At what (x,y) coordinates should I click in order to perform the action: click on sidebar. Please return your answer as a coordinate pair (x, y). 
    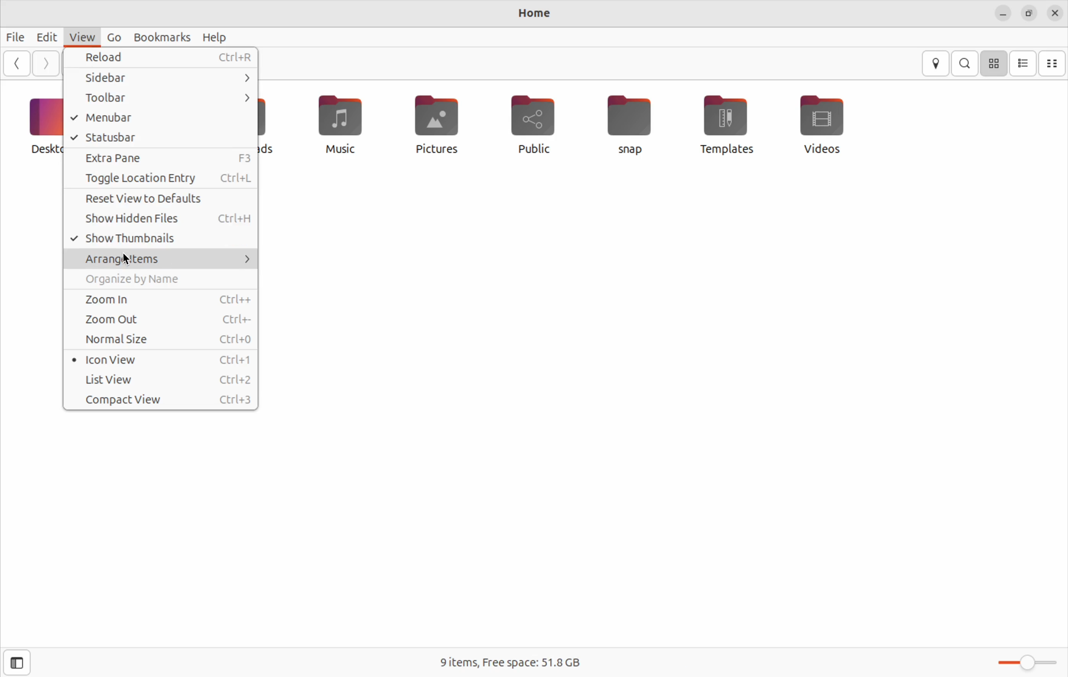
    Looking at the image, I should click on (163, 79).